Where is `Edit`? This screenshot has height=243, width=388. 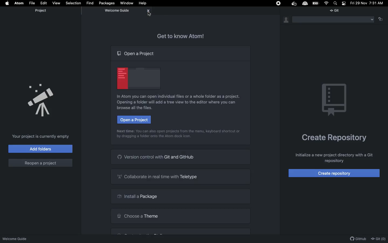
Edit is located at coordinates (44, 3).